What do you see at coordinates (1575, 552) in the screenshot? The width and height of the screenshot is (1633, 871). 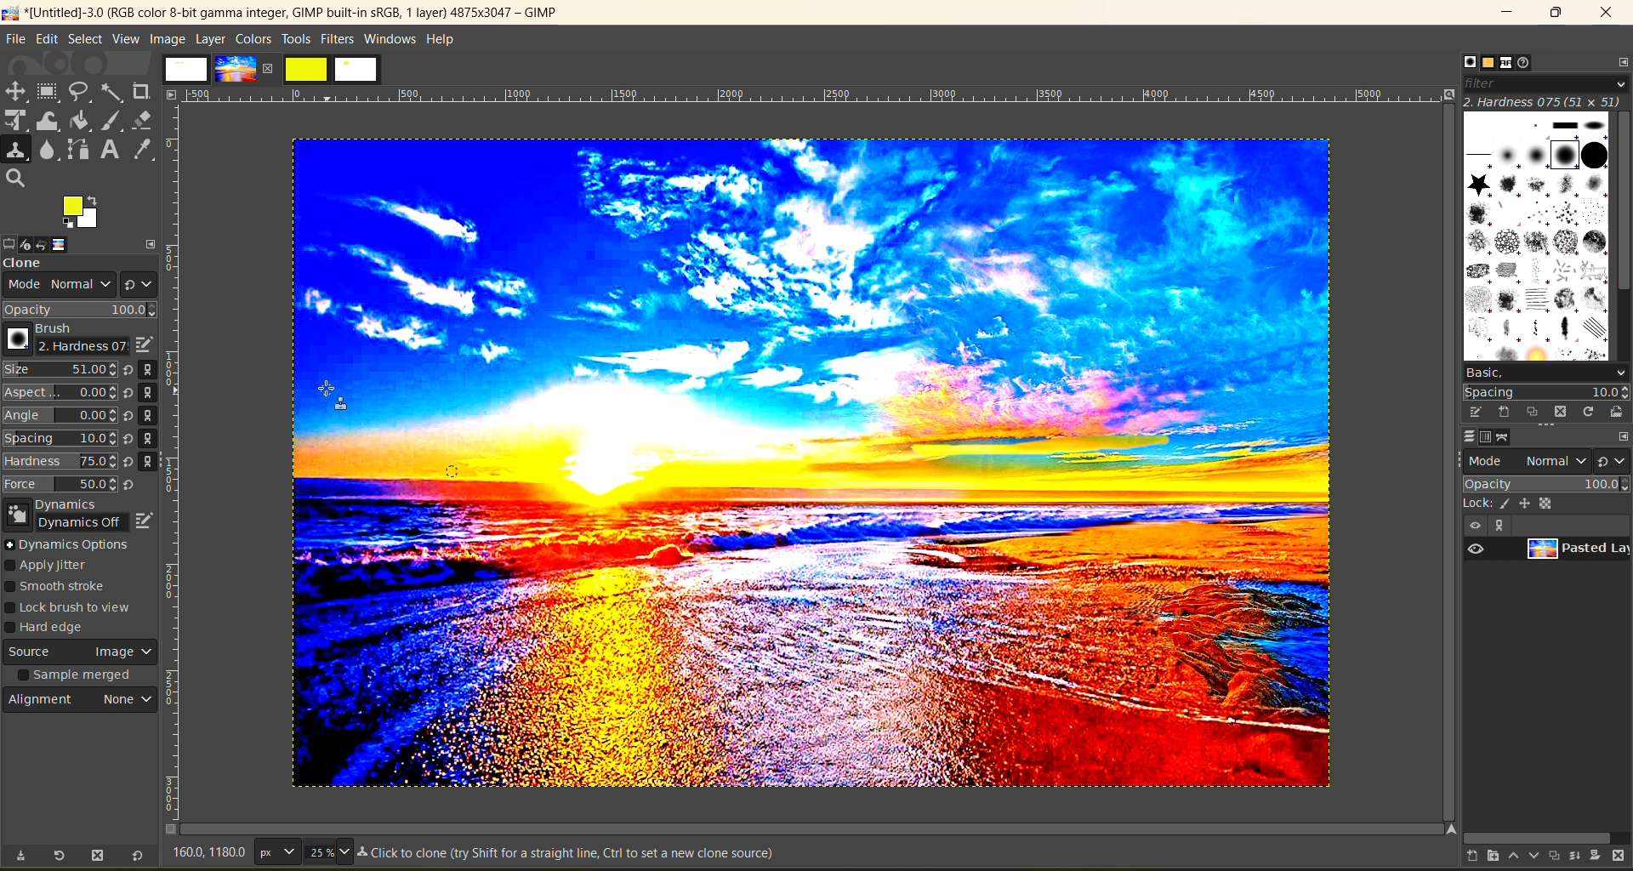 I see `layer` at bounding box center [1575, 552].